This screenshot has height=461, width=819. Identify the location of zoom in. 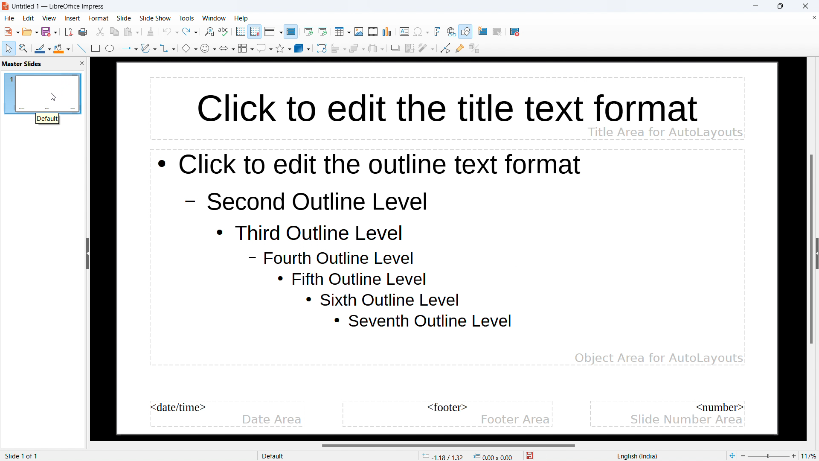
(794, 455).